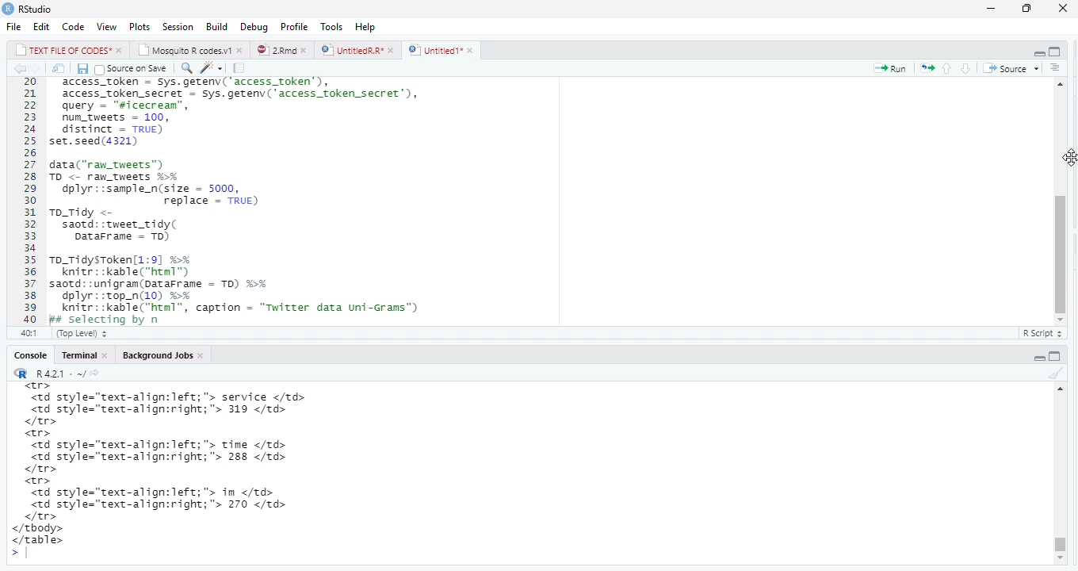 This screenshot has width=1078, height=571. Describe the element at coordinates (188, 67) in the screenshot. I see `find replace` at that location.